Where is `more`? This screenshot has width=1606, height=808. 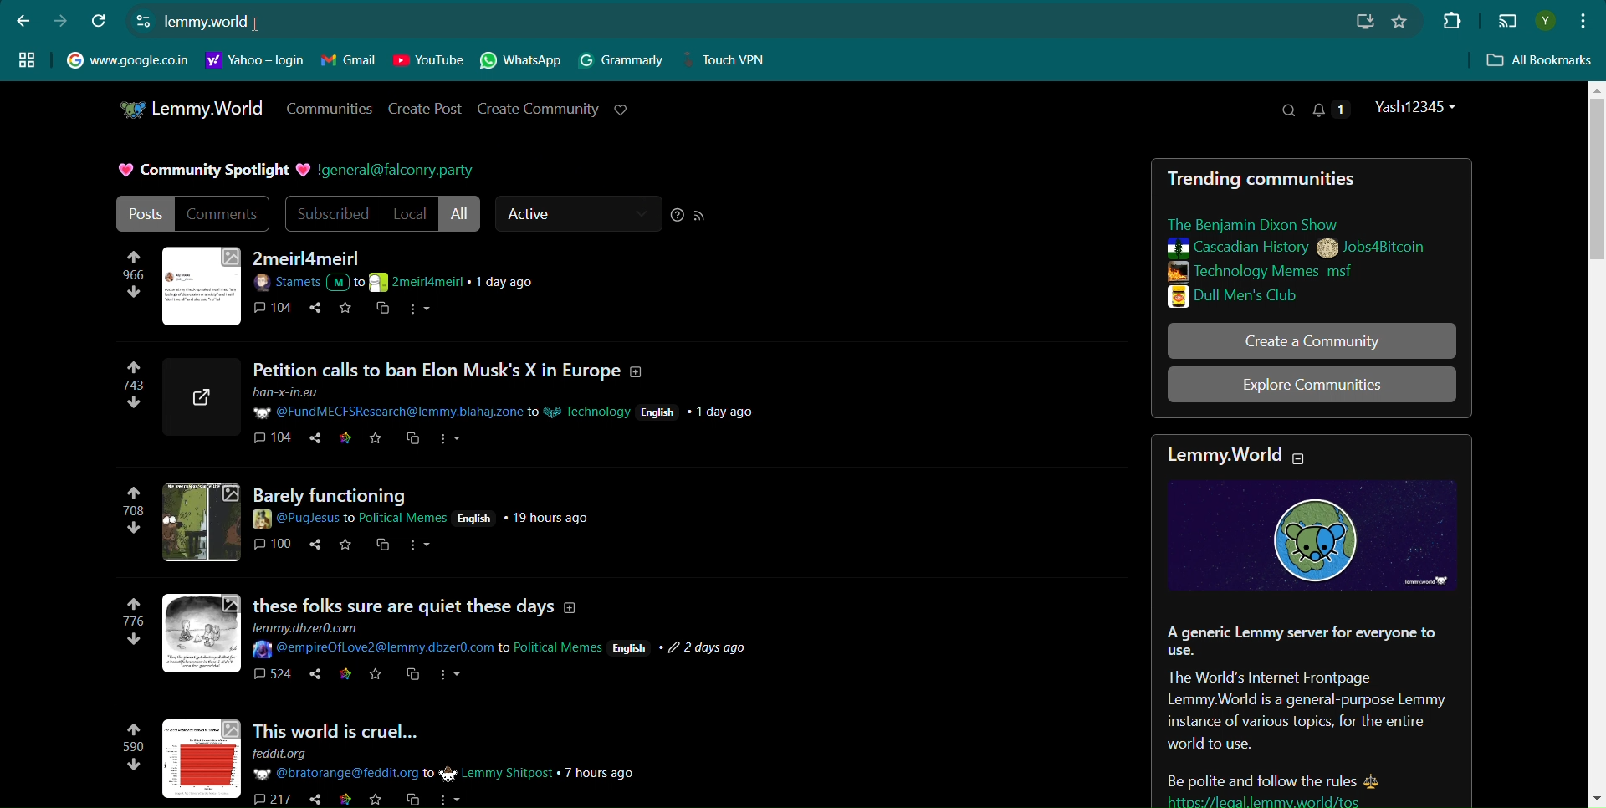 more is located at coordinates (452, 680).